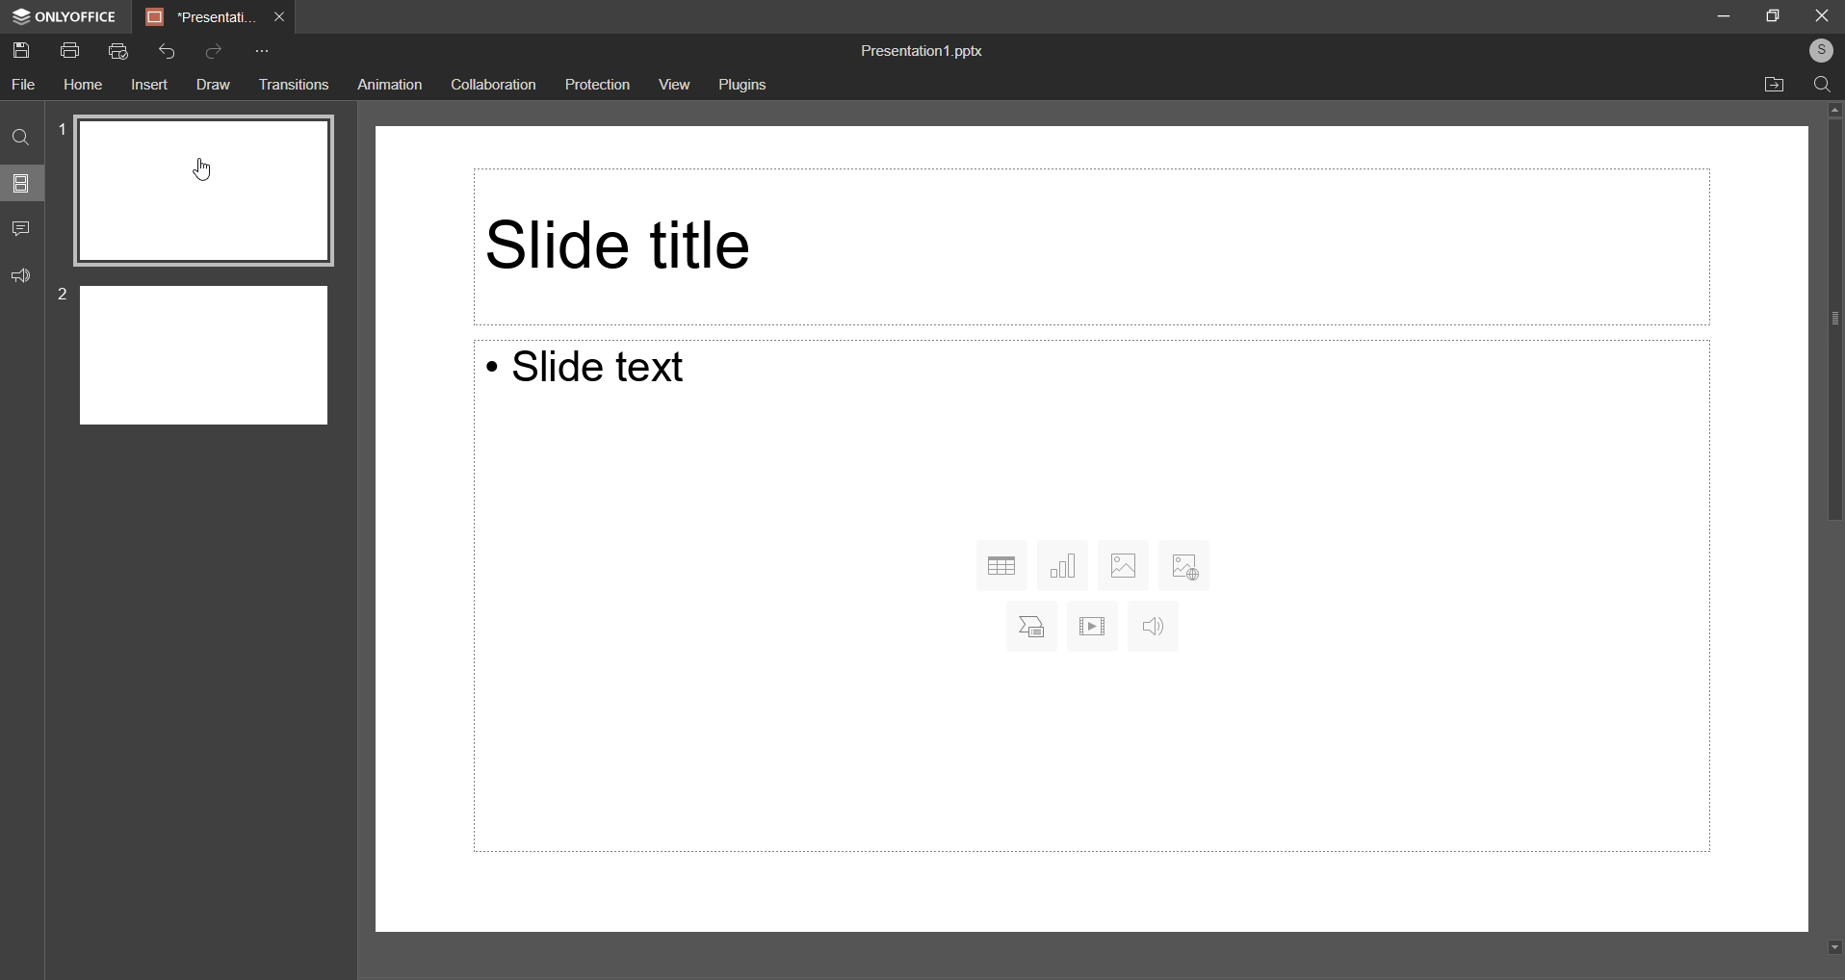  Describe the element at coordinates (391, 84) in the screenshot. I see `Animation` at that location.